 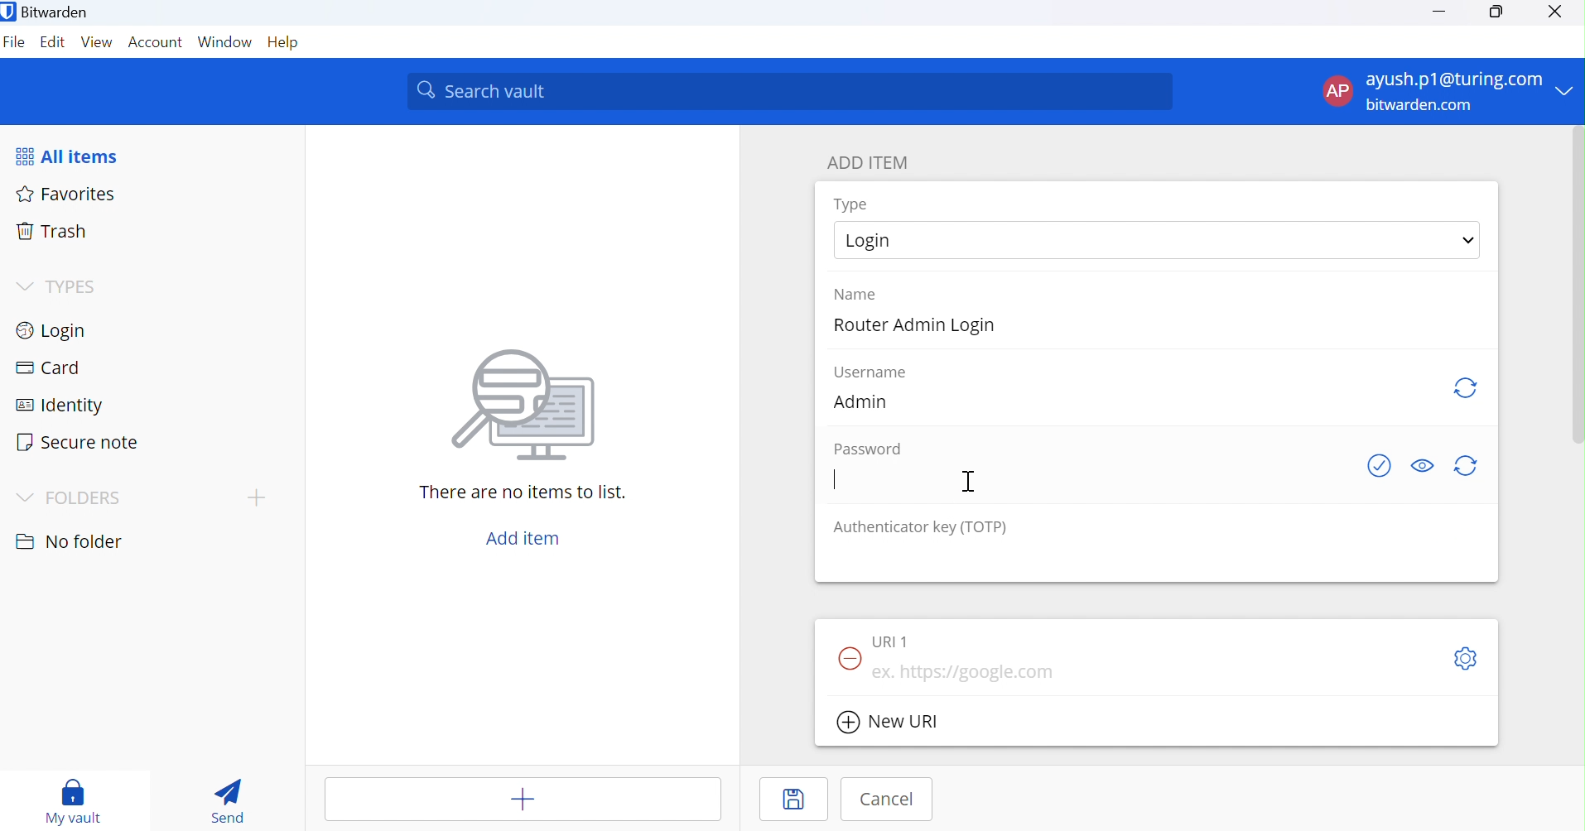 What do you see at coordinates (523, 402) in the screenshot?
I see `icon` at bounding box center [523, 402].